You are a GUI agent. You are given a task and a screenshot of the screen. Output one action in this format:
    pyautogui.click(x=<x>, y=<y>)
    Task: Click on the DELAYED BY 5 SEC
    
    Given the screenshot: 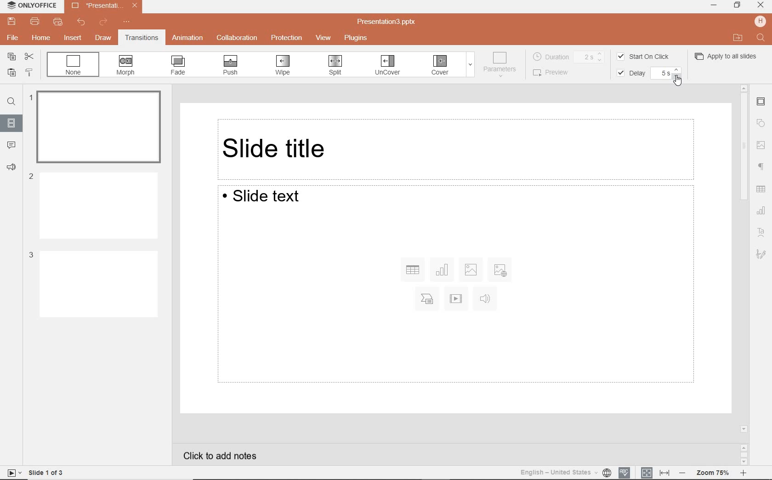 What is the action you would take?
    pyautogui.click(x=665, y=74)
    